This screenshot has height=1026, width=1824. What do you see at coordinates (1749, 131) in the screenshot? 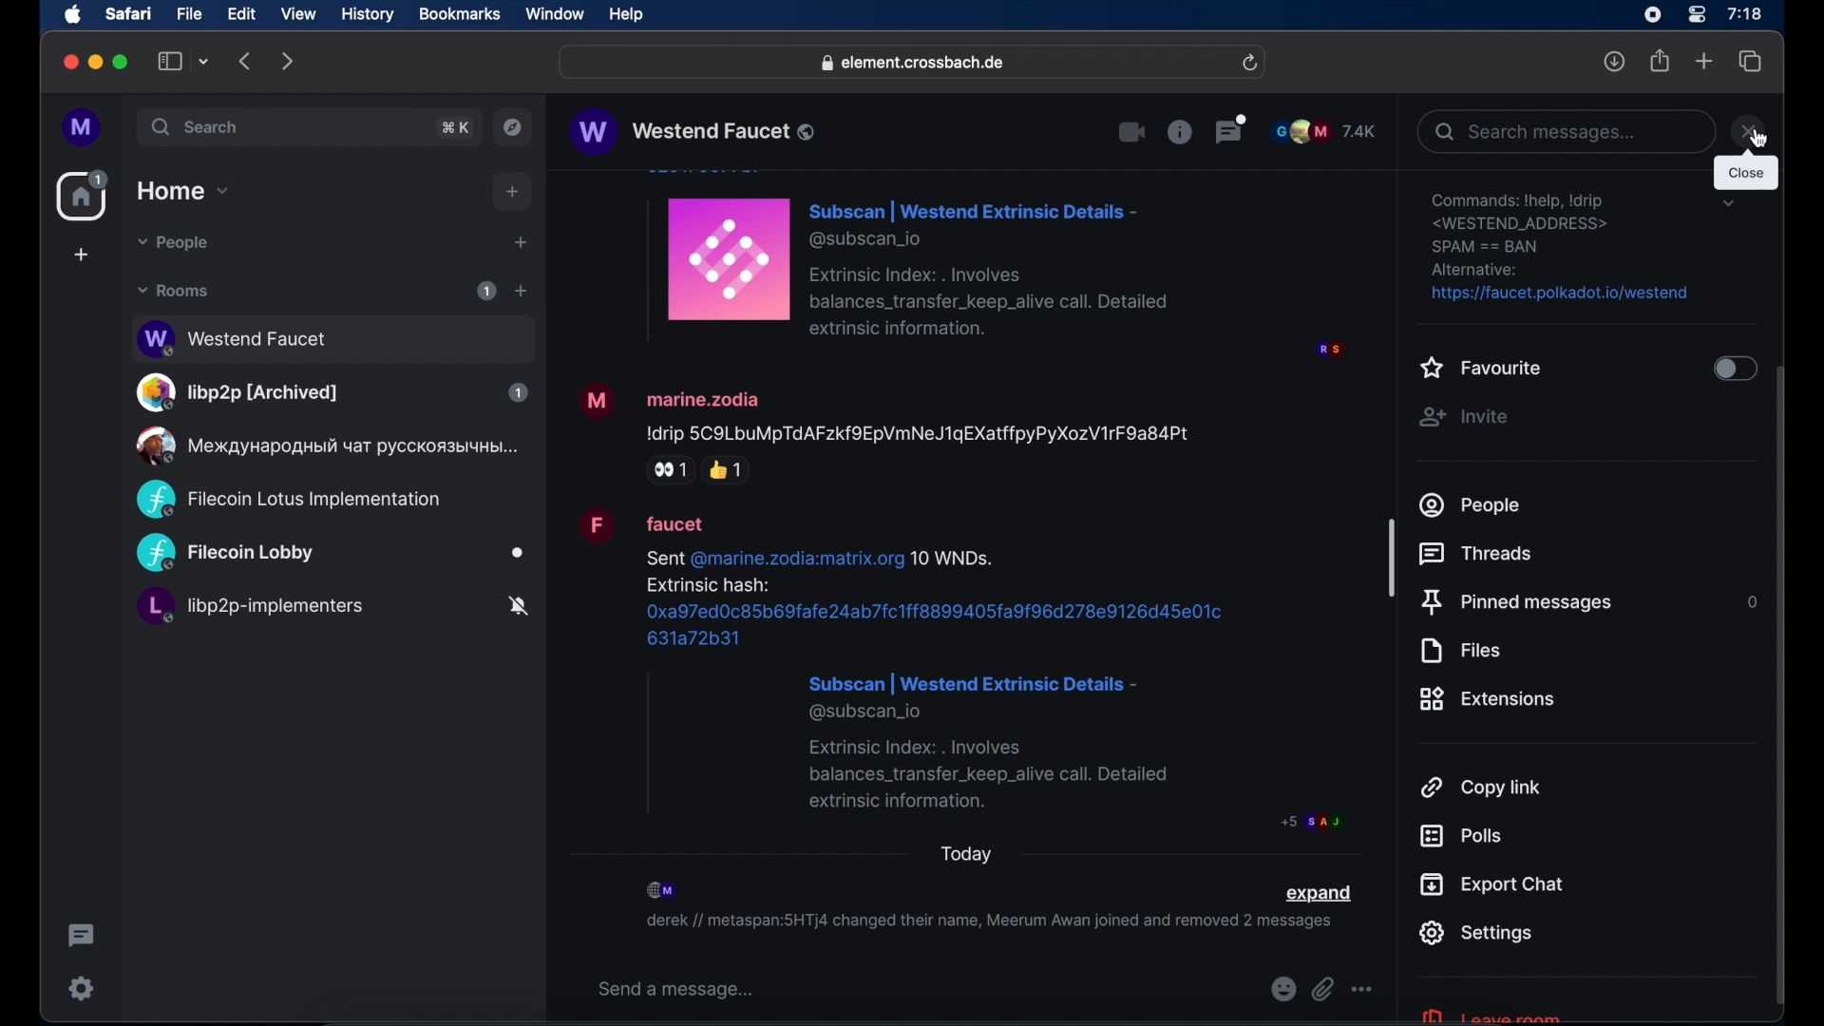
I see `close` at bounding box center [1749, 131].